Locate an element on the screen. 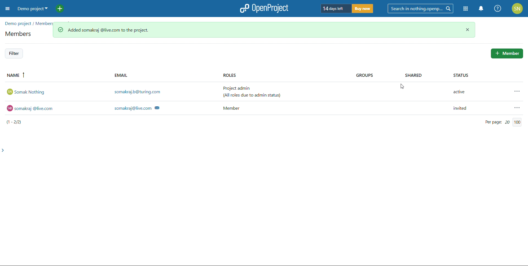 The image size is (528, 266). demo projects/ is located at coordinates (19, 23).